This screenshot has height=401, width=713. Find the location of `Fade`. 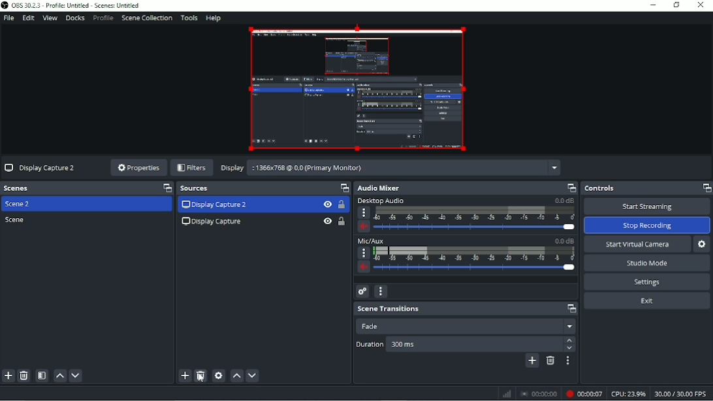

Fade is located at coordinates (466, 326).